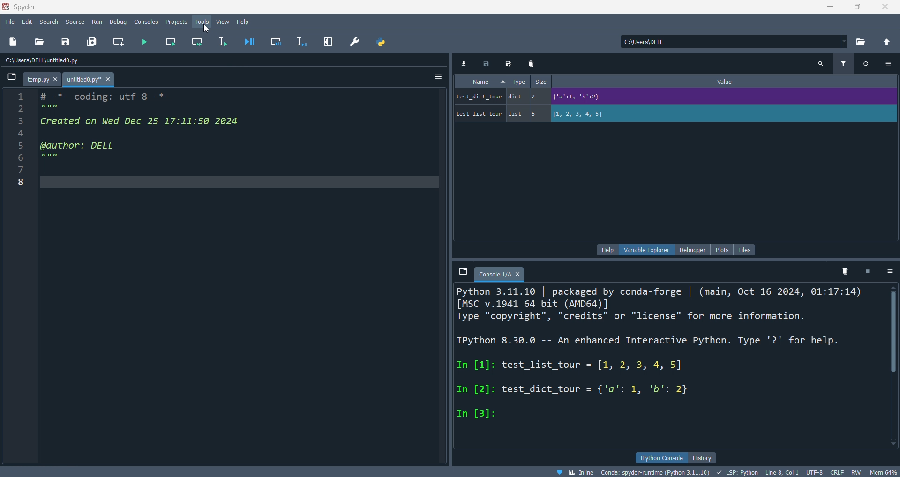  Describe the element at coordinates (75, 22) in the screenshot. I see `source` at that location.